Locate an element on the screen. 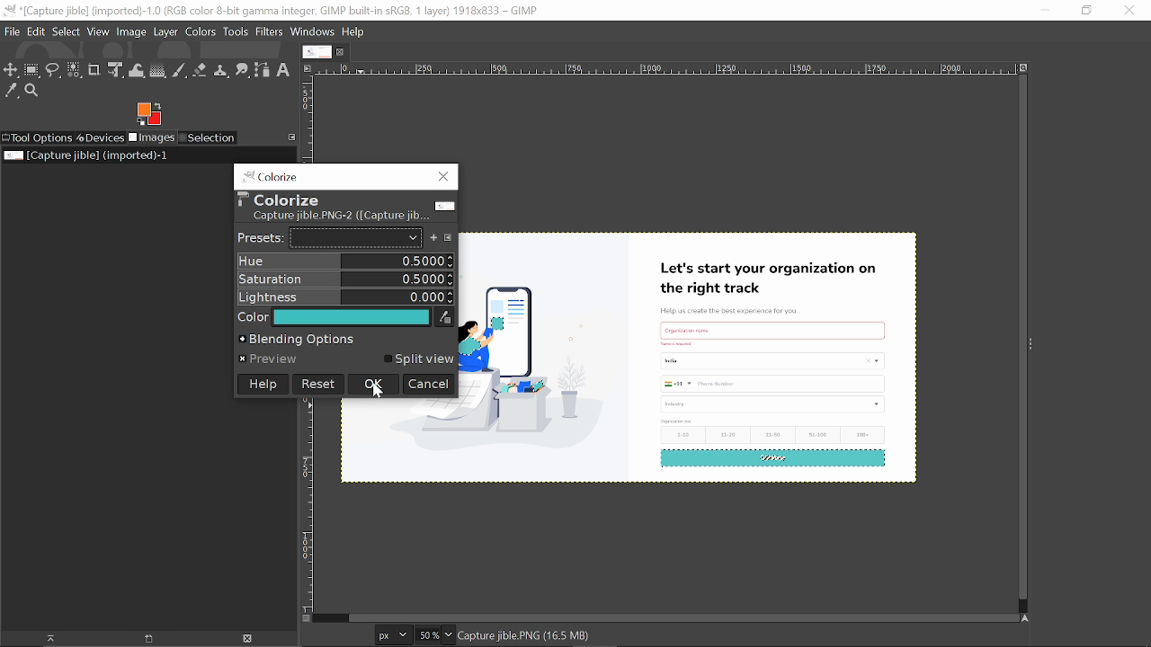 This screenshot has width=1151, height=647. Image is located at coordinates (132, 32).